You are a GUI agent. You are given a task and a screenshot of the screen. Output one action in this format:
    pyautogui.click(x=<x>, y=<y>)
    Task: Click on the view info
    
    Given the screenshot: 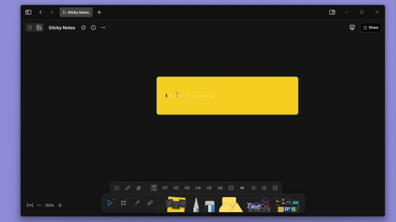 What is the action you would take?
    pyautogui.click(x=93, y=27)
    